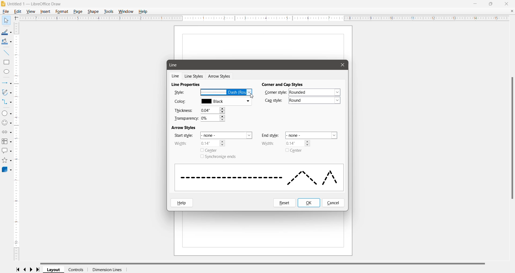 The width and height of the screenshot is (515, 273). I want to click on Line Color, so click(7, 32).